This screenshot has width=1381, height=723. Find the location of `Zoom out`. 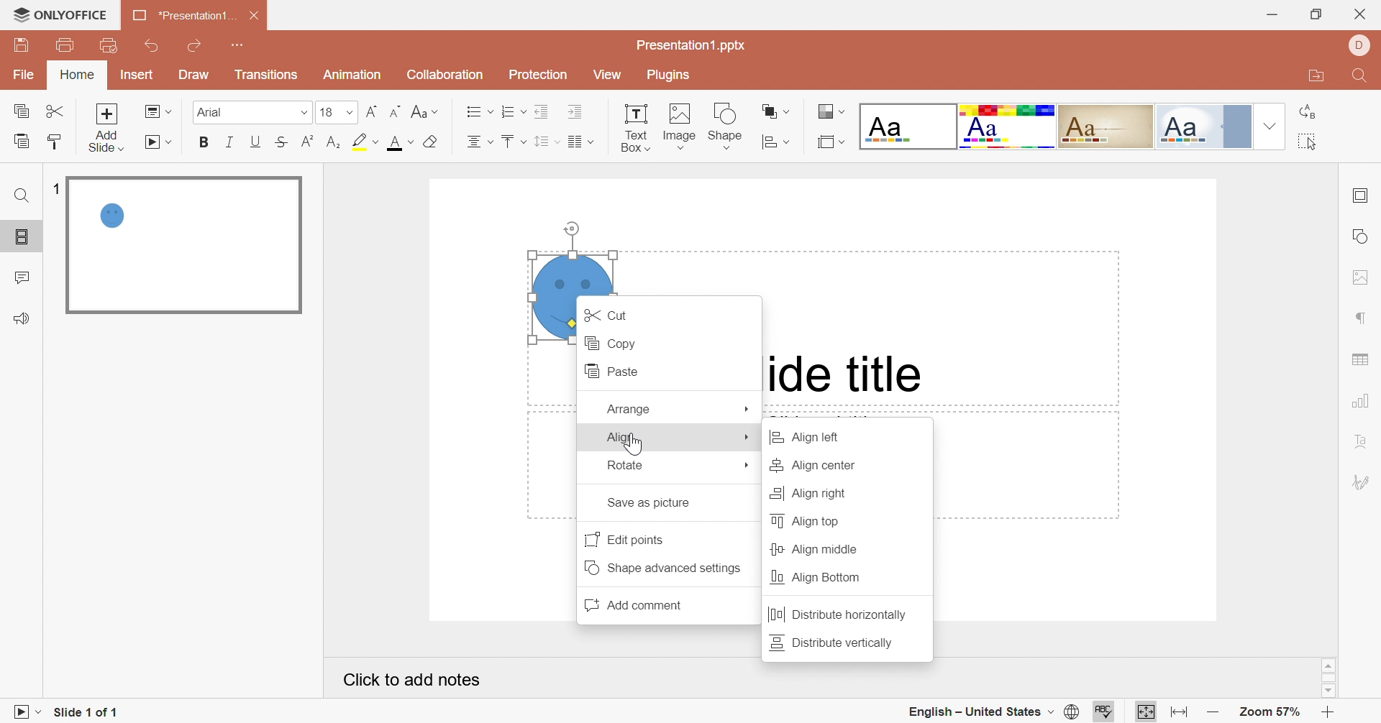

Zoom out is located at coordinates (1213, 713).